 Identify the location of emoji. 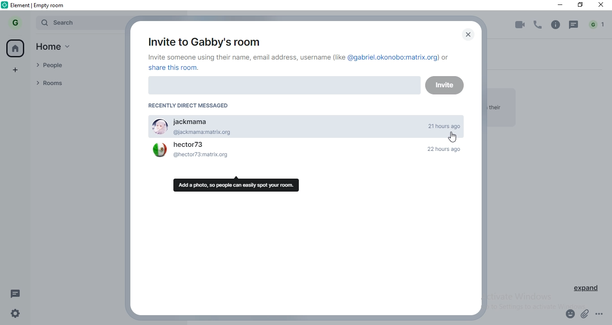
(569, 315).